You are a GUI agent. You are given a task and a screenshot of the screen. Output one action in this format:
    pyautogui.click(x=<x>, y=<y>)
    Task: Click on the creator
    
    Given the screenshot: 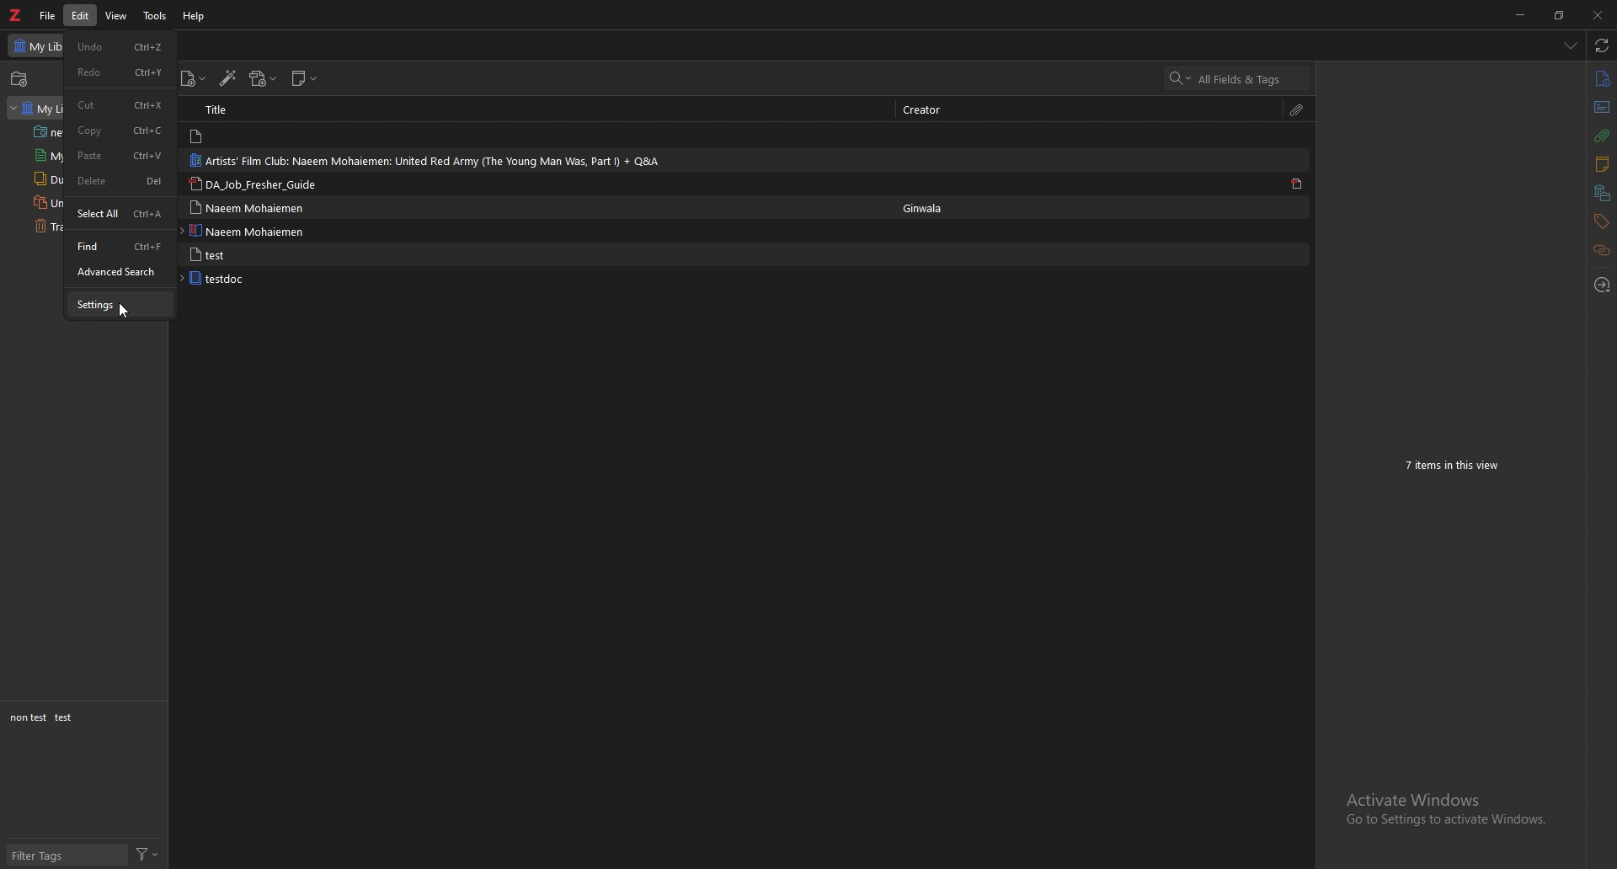 What is the action you would take?
    pyautogui.click(x=932, y=109)
    